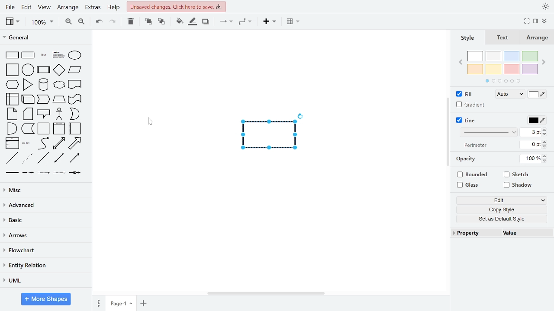 This screenshot has height=311, width=554. I want to click on advanced, so click(44, 205).